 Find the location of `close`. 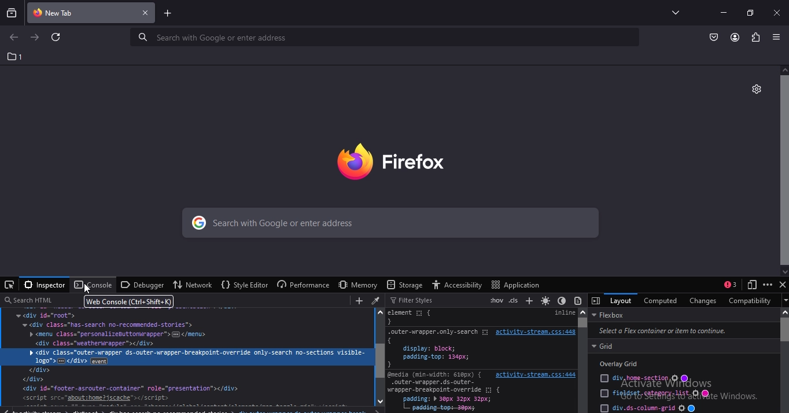

close is located at coordinates (777, 12).